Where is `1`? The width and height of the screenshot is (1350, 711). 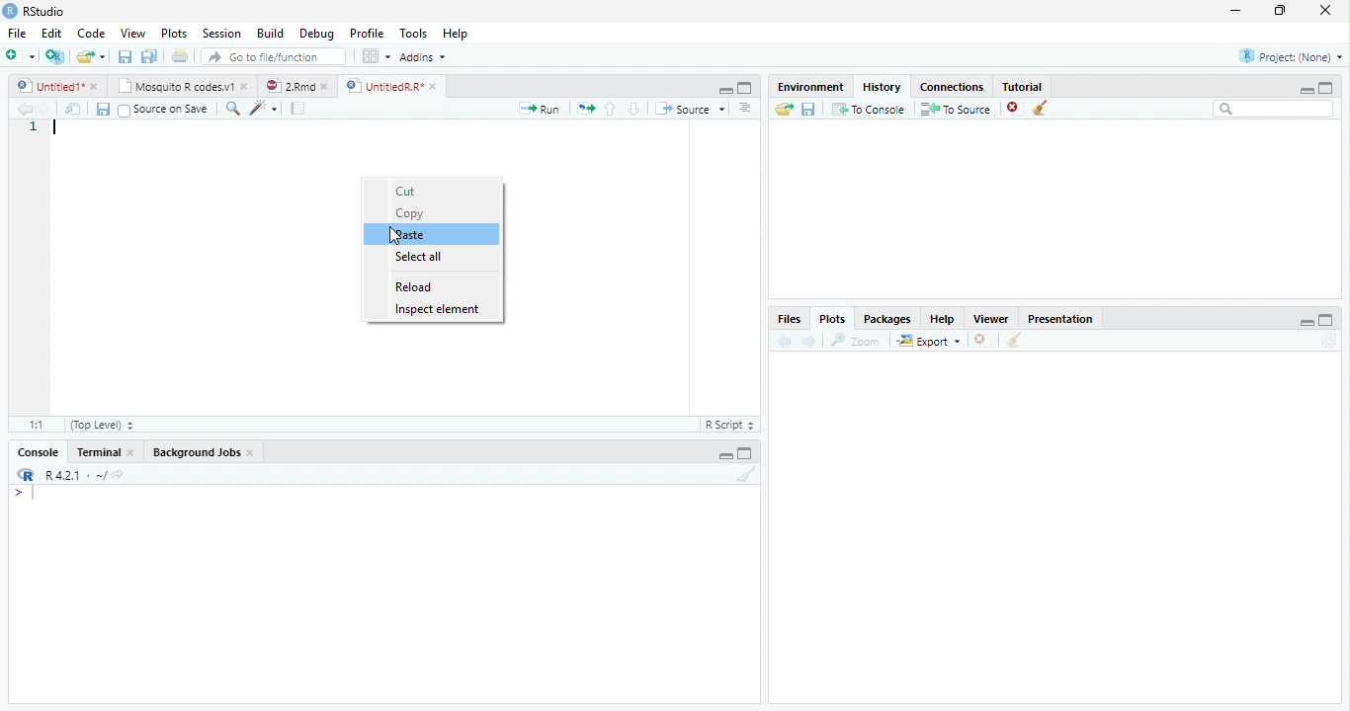
1 is located at coordinates (32, 127).